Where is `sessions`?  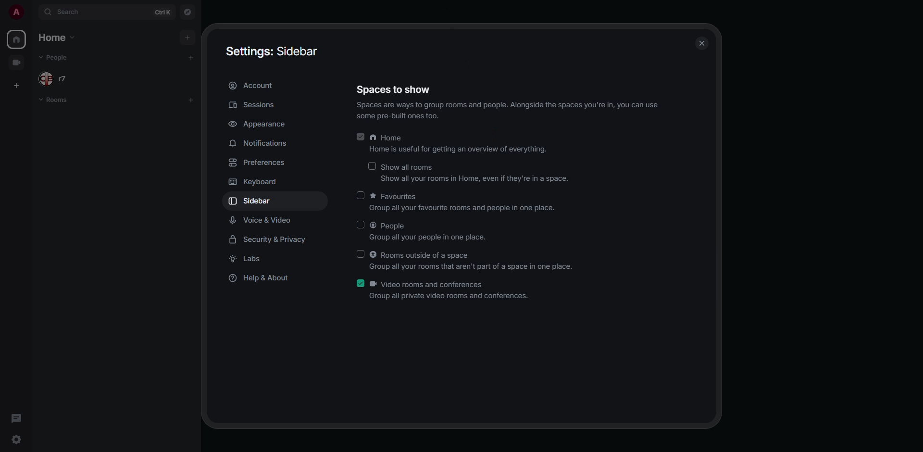
sessions is located at coordinates (251, 104).